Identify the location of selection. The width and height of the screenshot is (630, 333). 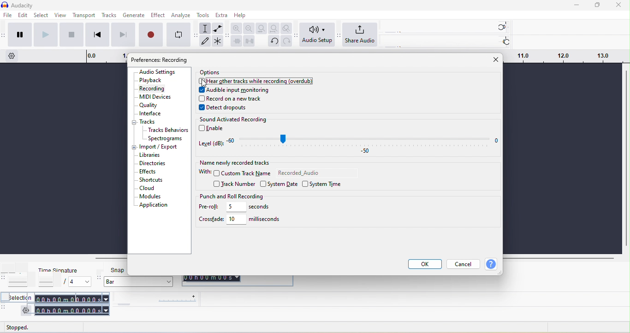
(21, 305).